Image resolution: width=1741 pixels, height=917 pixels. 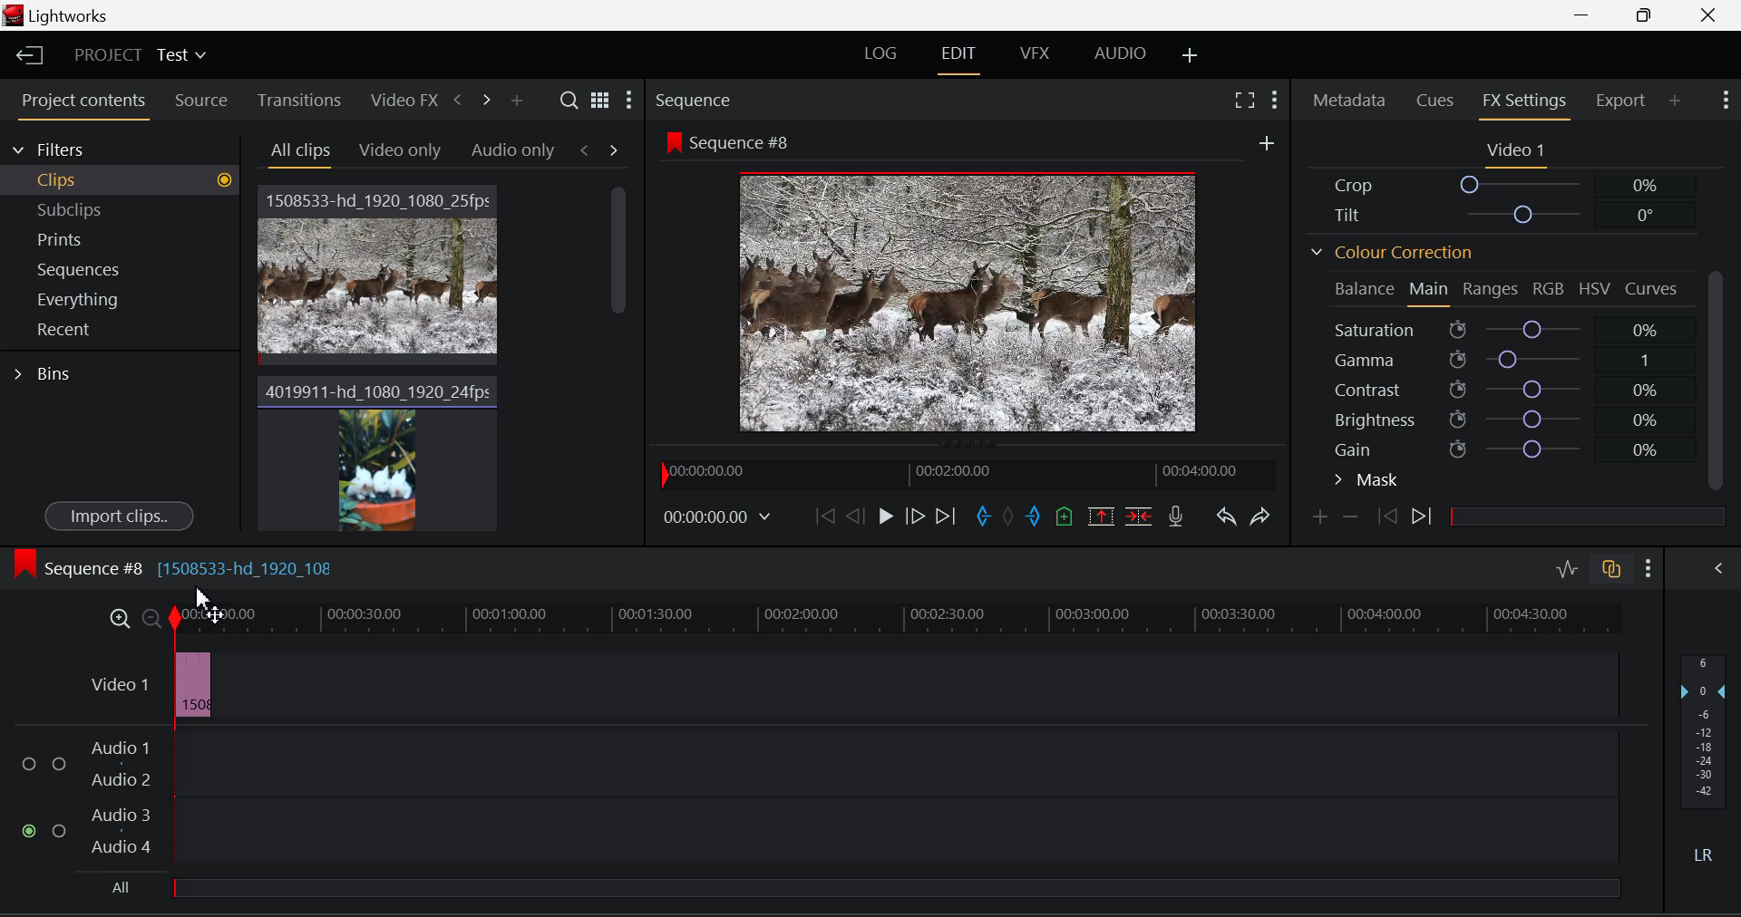 I want to click on Add panel, so click(x=520, y=101).